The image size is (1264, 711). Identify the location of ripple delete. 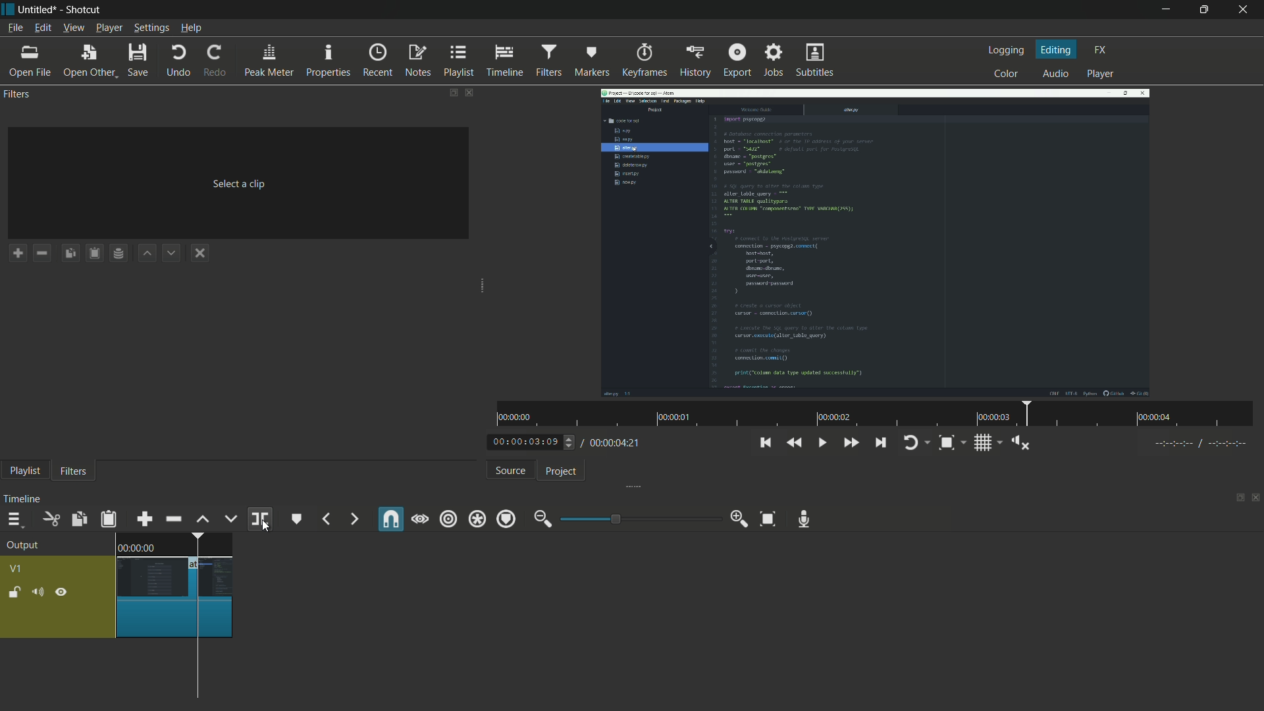
(173, 519).